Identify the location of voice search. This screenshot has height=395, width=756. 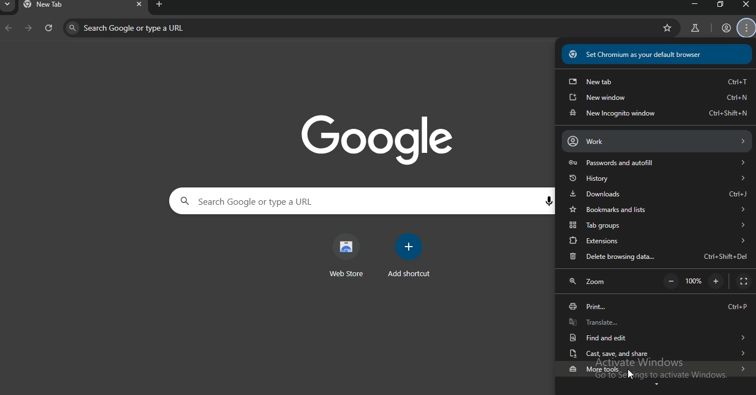
(550, 201).